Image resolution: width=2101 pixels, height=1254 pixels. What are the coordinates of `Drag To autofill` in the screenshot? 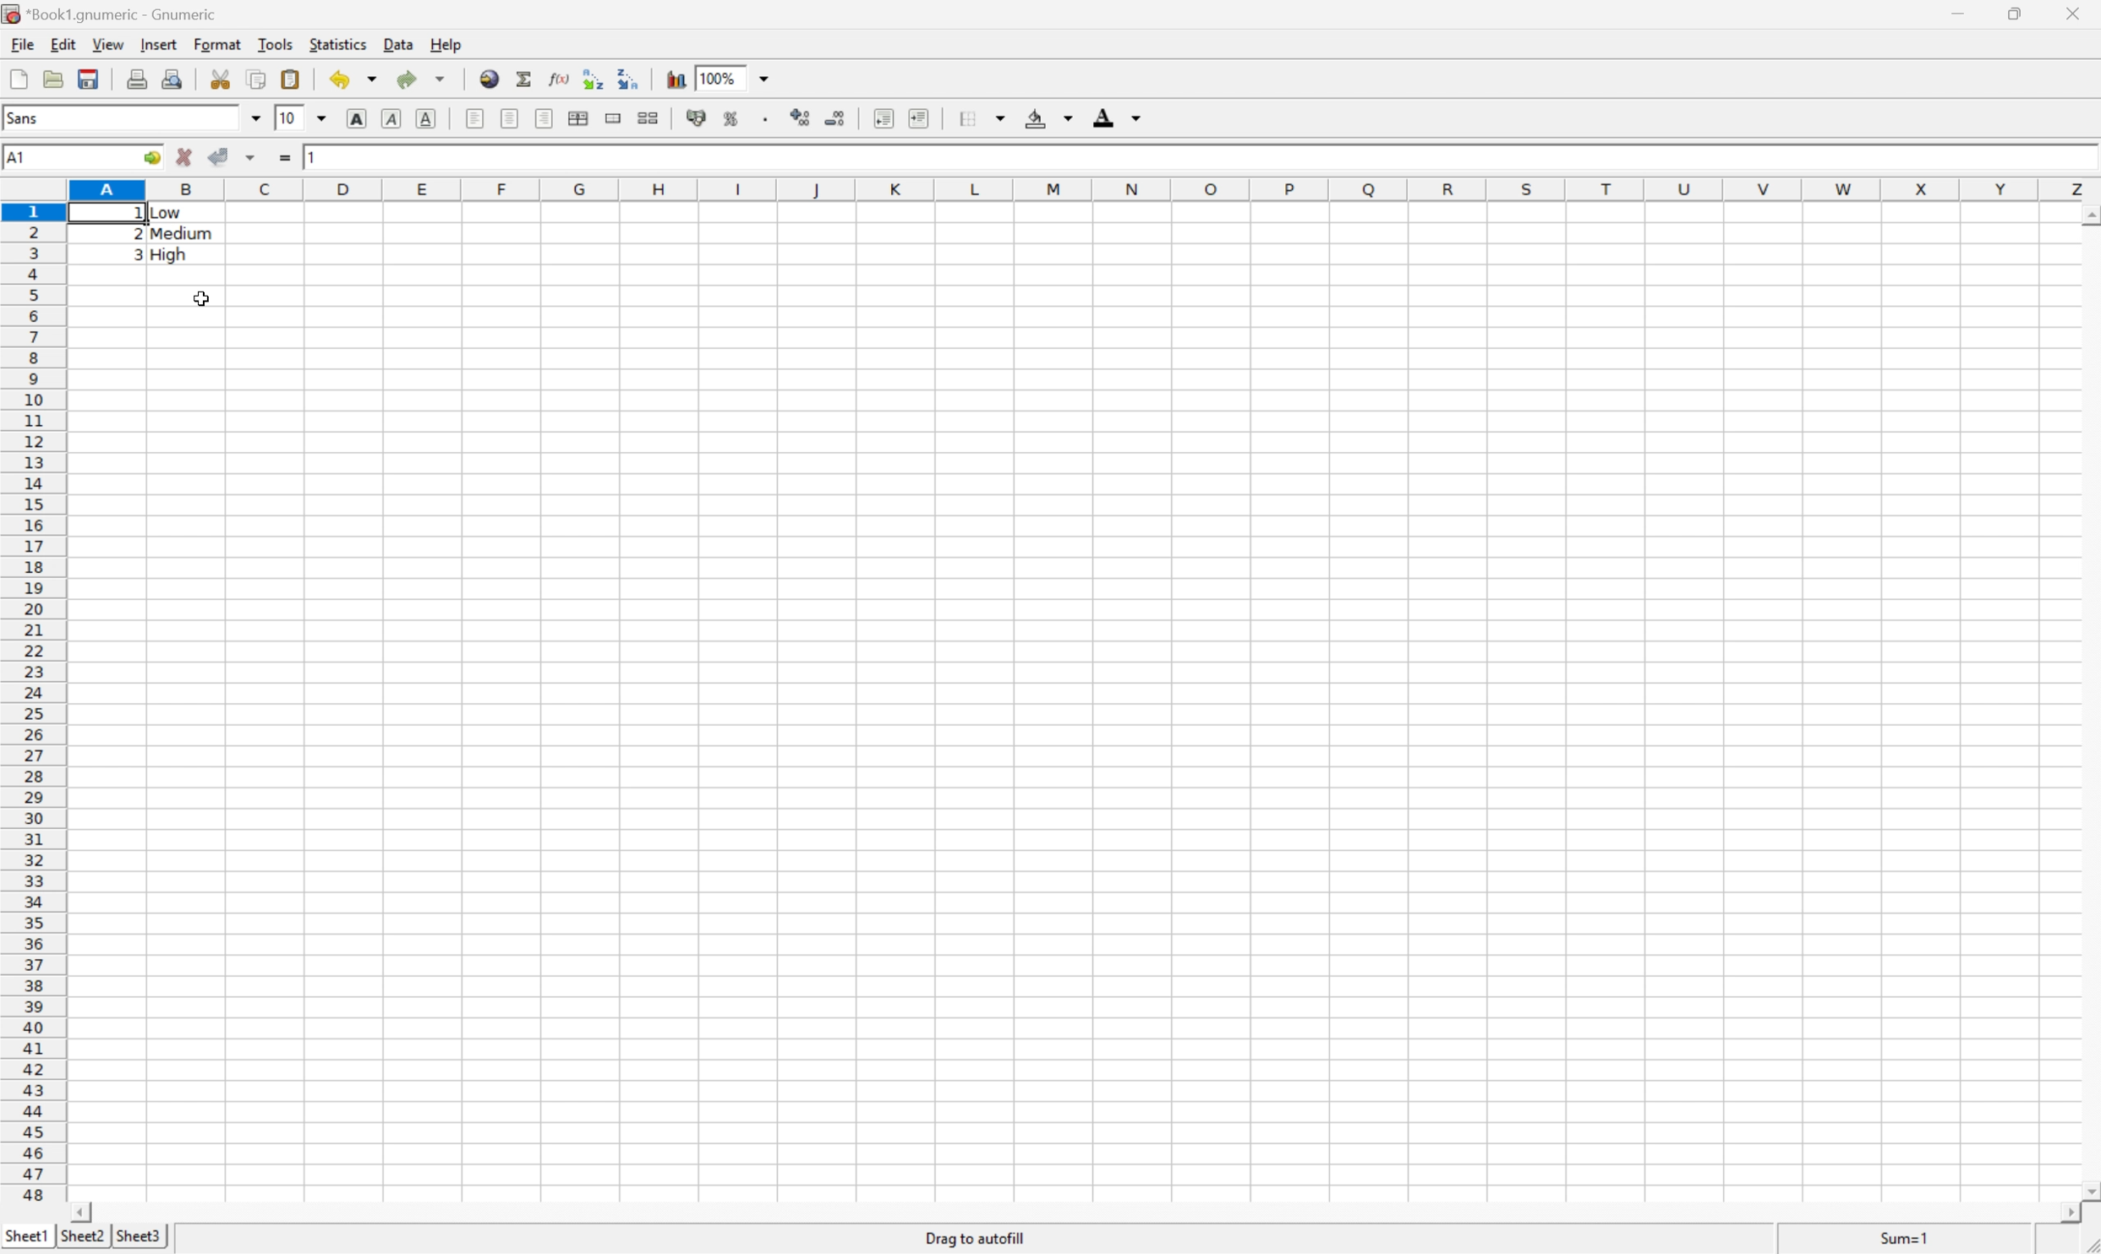 It's located at (973, 1238).